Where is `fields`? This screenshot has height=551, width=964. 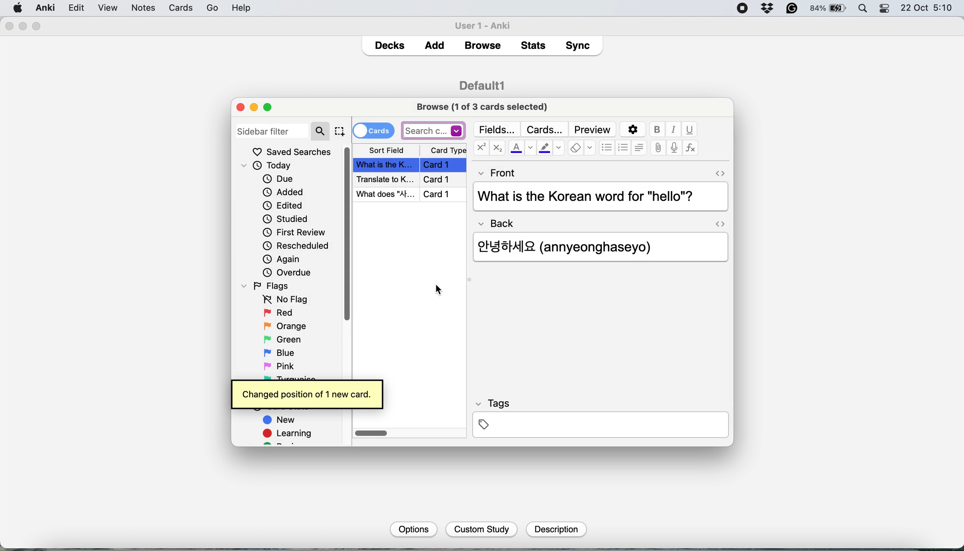 fields is located at coordinates (498, 129).